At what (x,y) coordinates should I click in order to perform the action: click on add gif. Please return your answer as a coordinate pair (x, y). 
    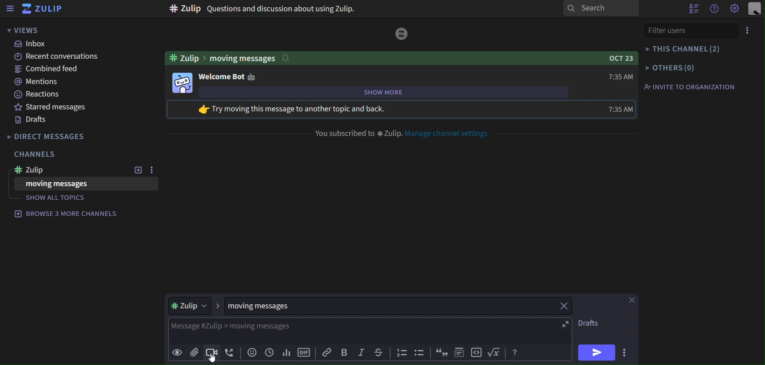
    Looking at the image, I should click on (304, 353).